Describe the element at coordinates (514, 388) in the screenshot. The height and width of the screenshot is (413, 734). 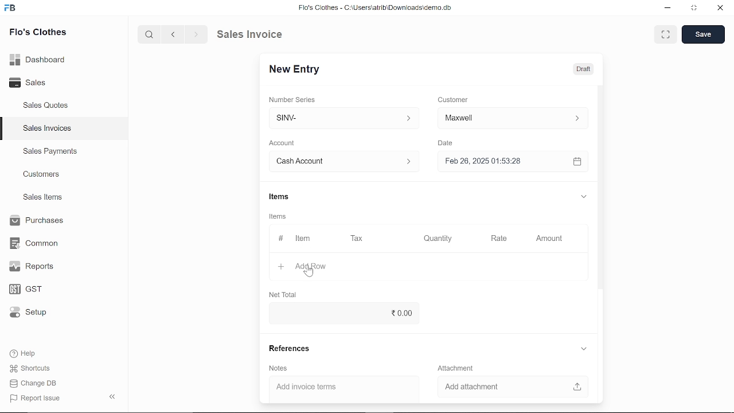
I see `Add attachment` at that location.